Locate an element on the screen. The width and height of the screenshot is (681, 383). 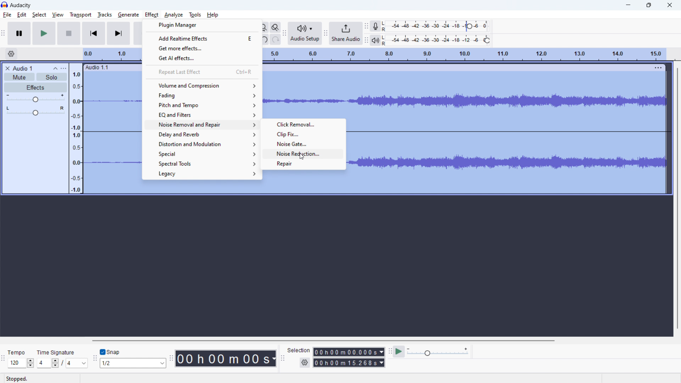
view is located at coordinates (57, 14).